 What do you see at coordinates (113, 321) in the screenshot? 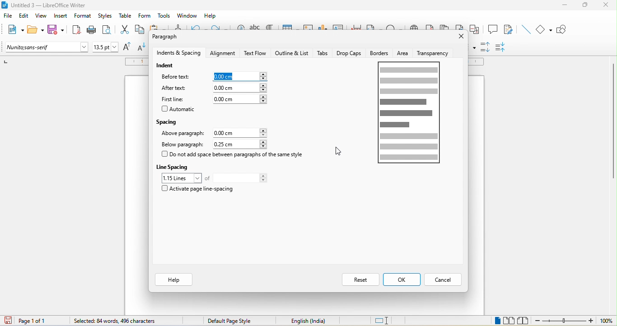
I see `84 words, 496 characters` at bounding box center [113, 321].